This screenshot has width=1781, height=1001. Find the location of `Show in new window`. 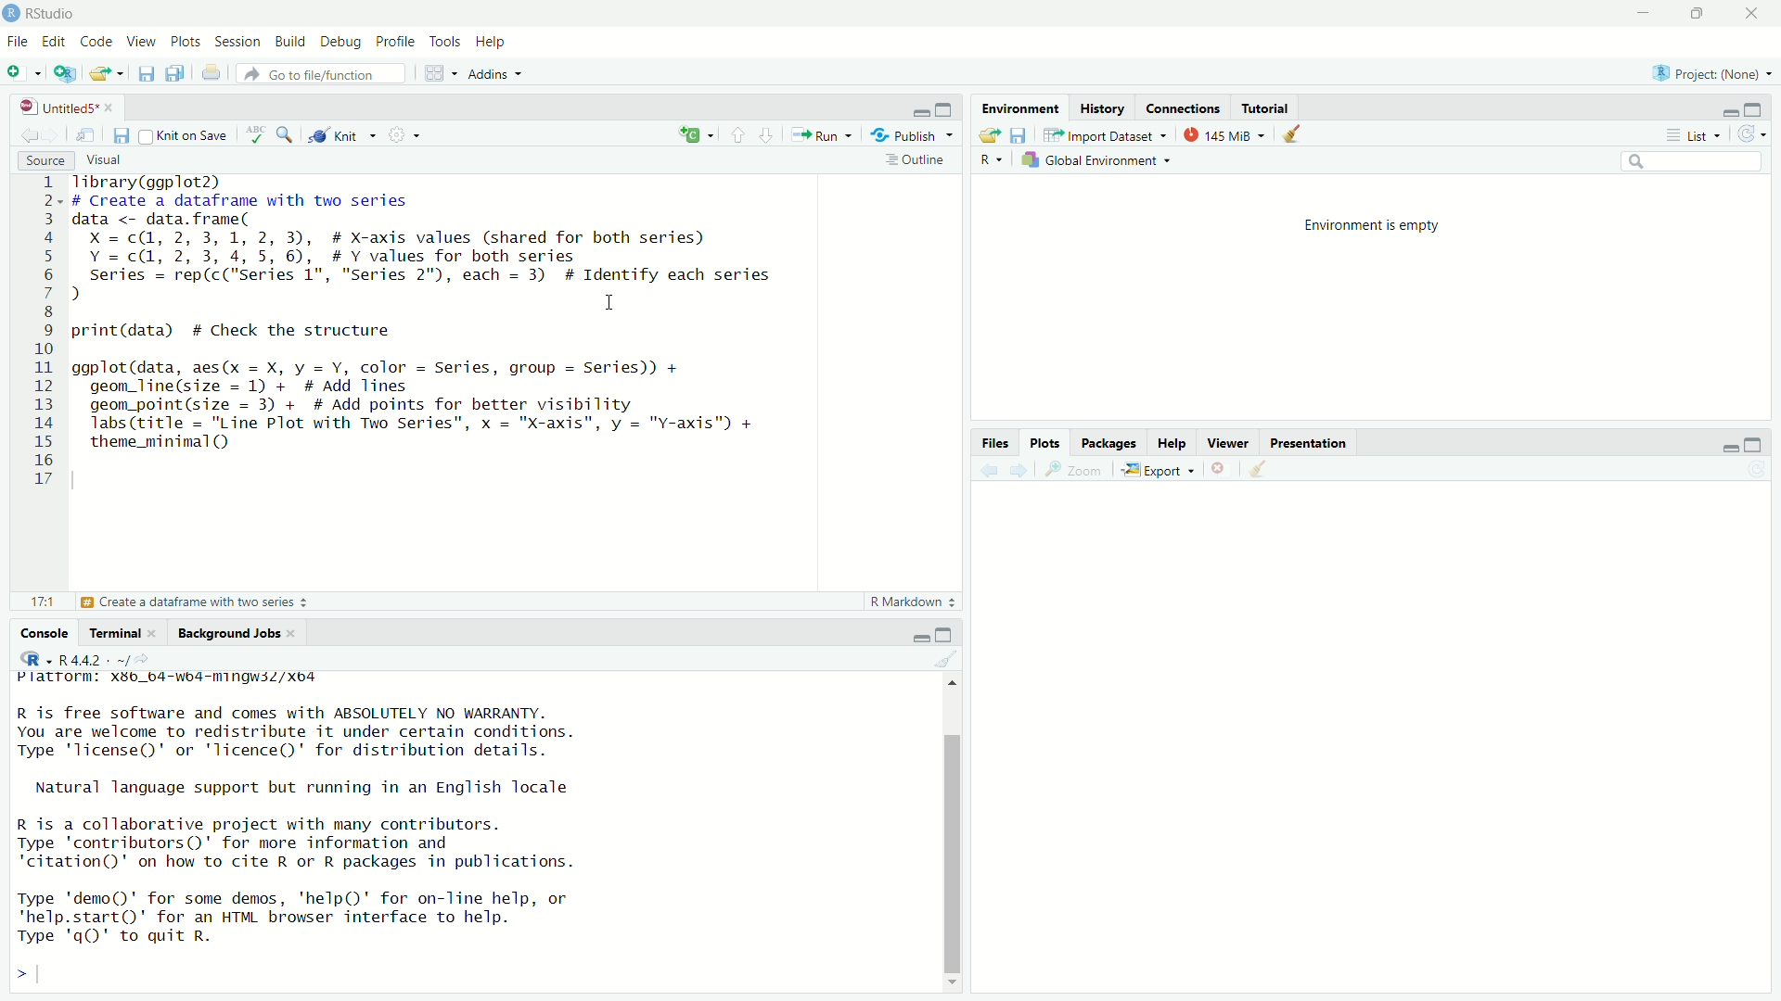

Show in new window is located at coordinates (87, 135).